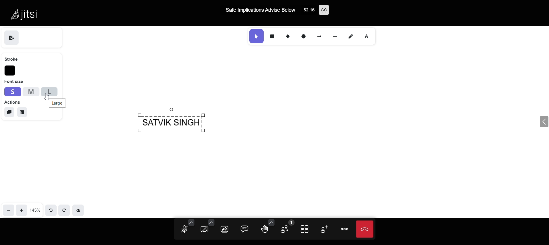 The width and height of the screenshot is (549, 245). Describe the element at coordinates (13, 59) in the screenshot. I see `stroke` at that location.